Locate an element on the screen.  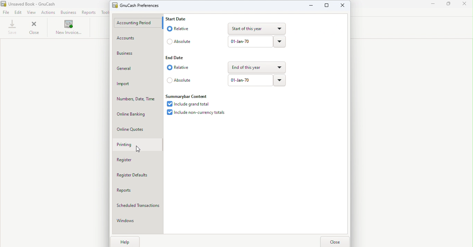
Absolute is located at coordinates (180, 40).